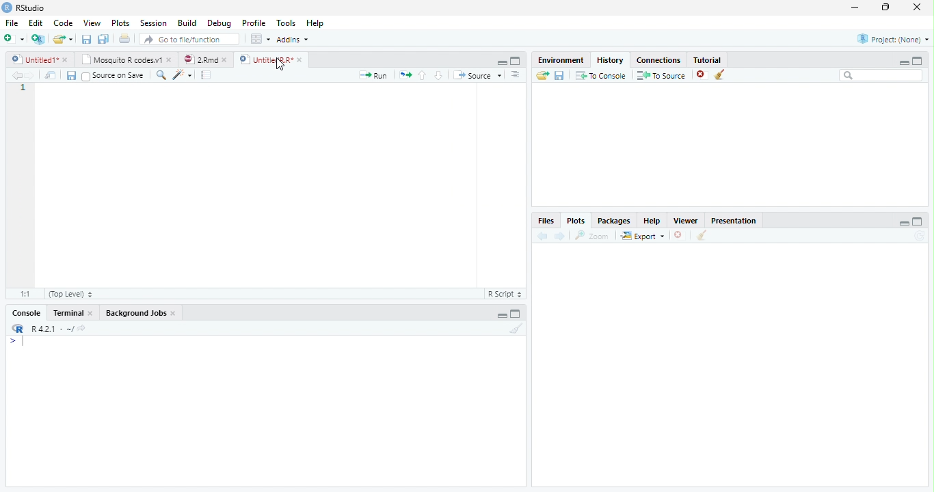 This screenshot has height=492, width=934. I want to click on Zoom, so click(592, 236).